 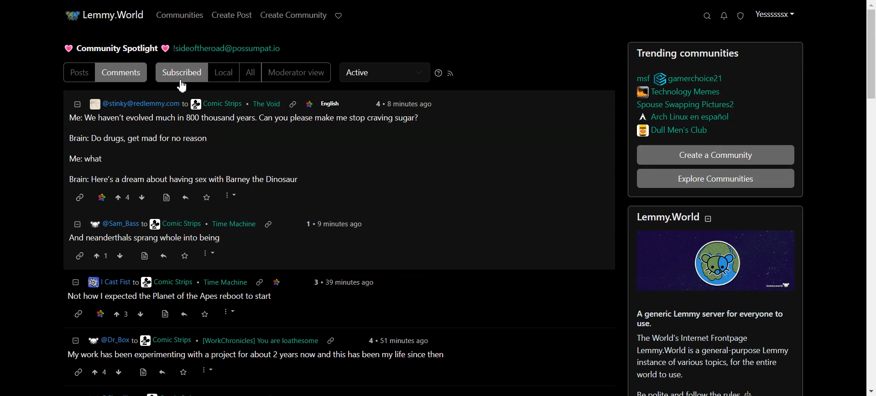 I want to click on Create Community, so click(x=293, y=15).